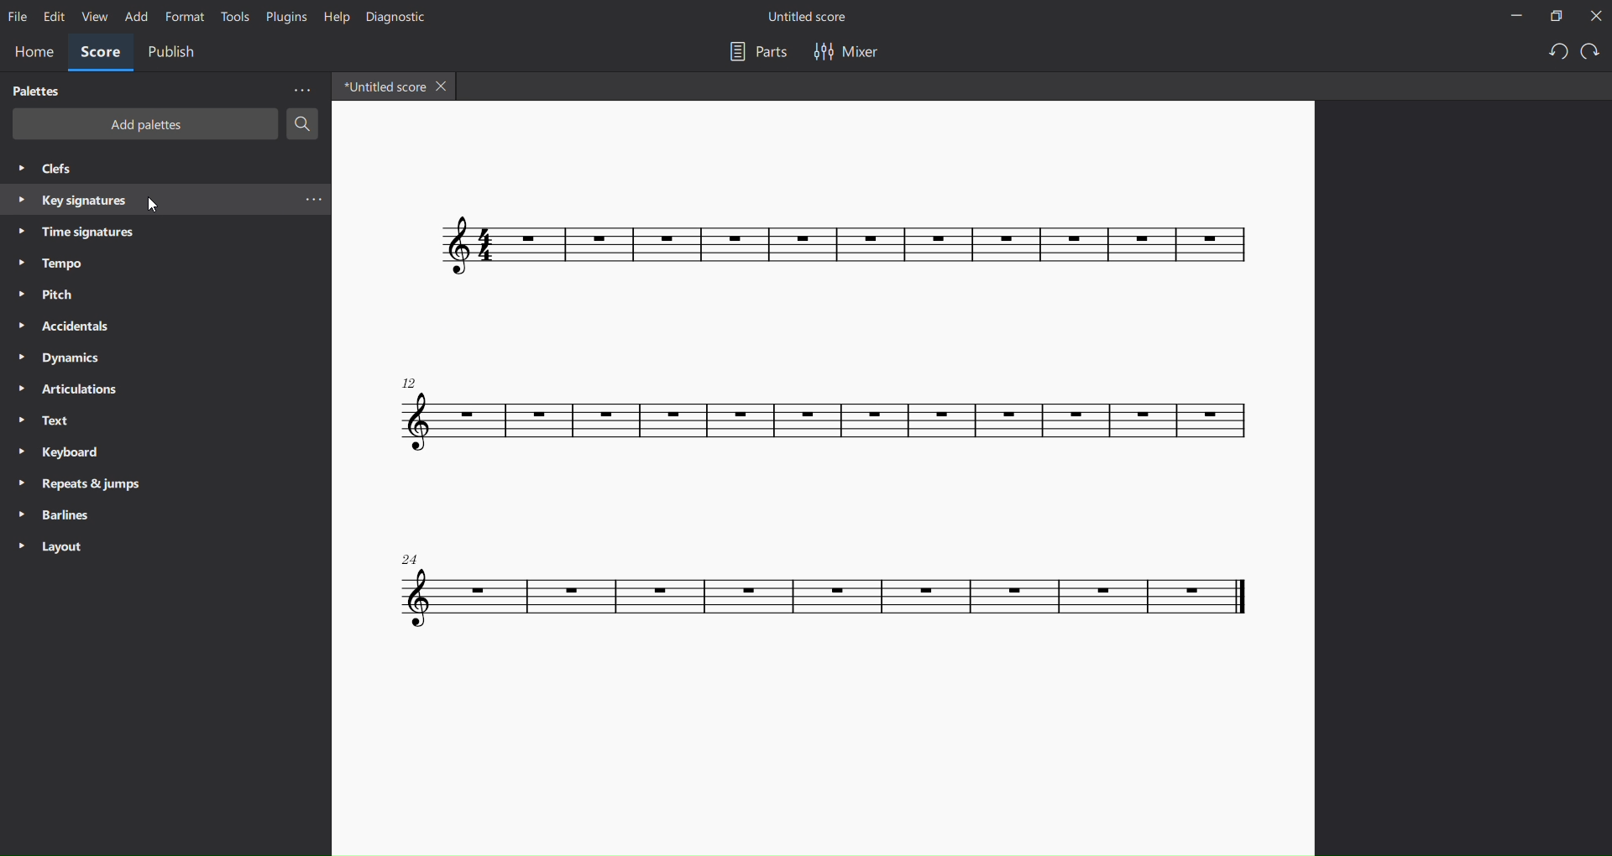  I want to click on title, so click(807, 18).